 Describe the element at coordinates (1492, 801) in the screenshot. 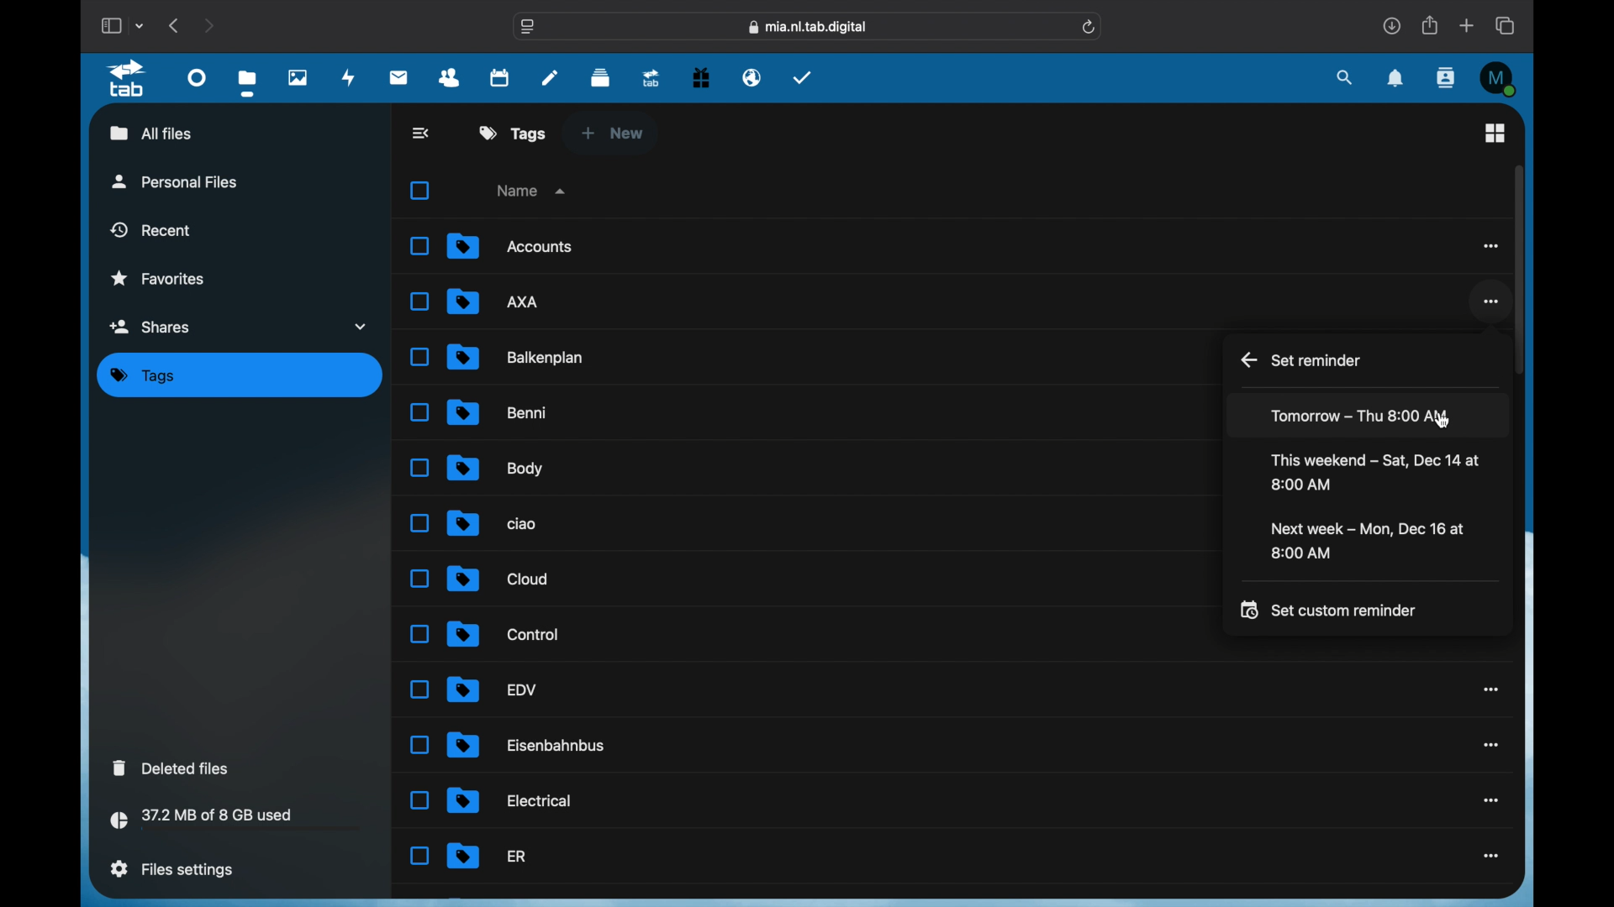

I see `more options` at that location.